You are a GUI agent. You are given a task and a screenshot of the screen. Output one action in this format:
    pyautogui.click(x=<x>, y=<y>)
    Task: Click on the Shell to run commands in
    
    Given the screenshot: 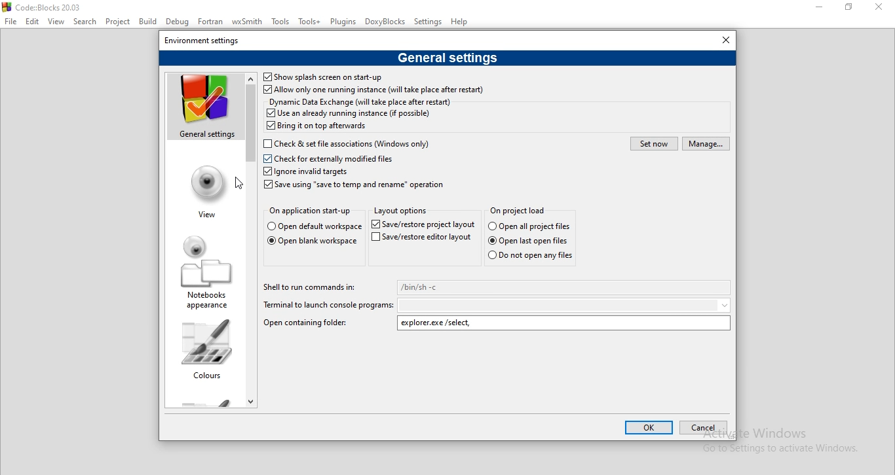 What is the action you would take?
    pyautogui.click(x=312, y=287)
    